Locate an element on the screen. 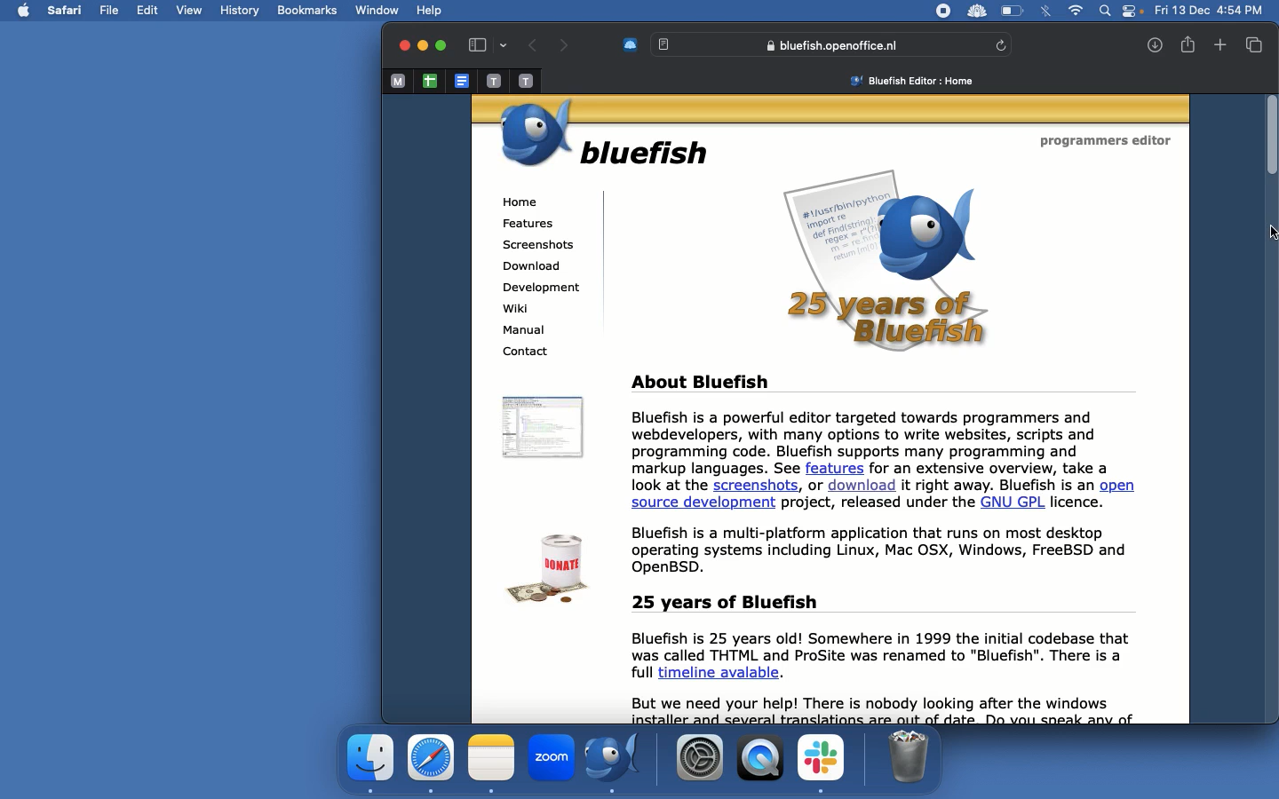  Google sheet tab is located at coordinates (429, 81).